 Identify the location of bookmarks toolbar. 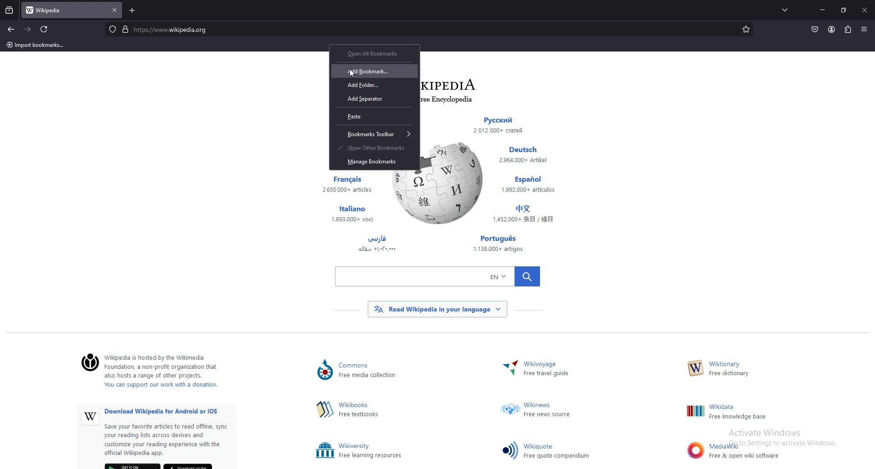
(374, 134).